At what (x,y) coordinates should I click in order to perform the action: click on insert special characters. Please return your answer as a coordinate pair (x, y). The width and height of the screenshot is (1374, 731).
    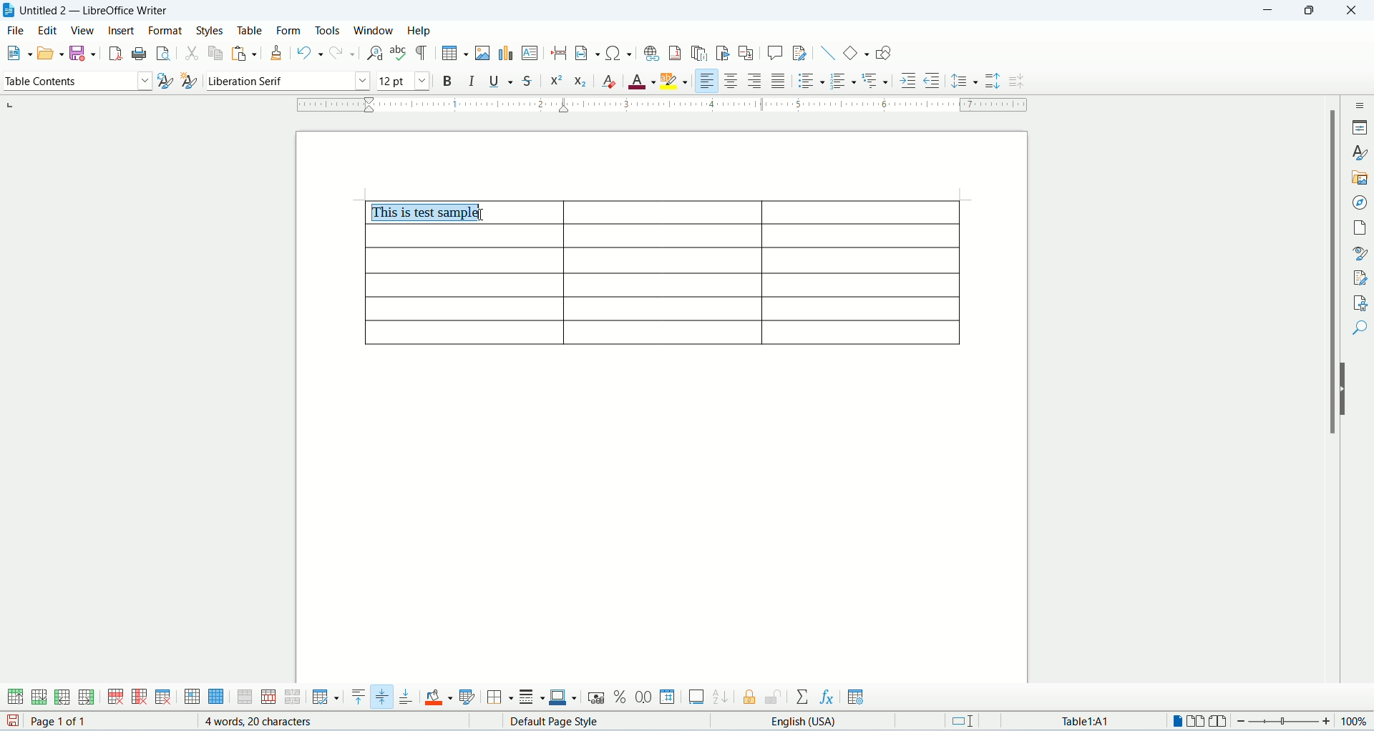
    Looking at the image, I should click on (618, 53).